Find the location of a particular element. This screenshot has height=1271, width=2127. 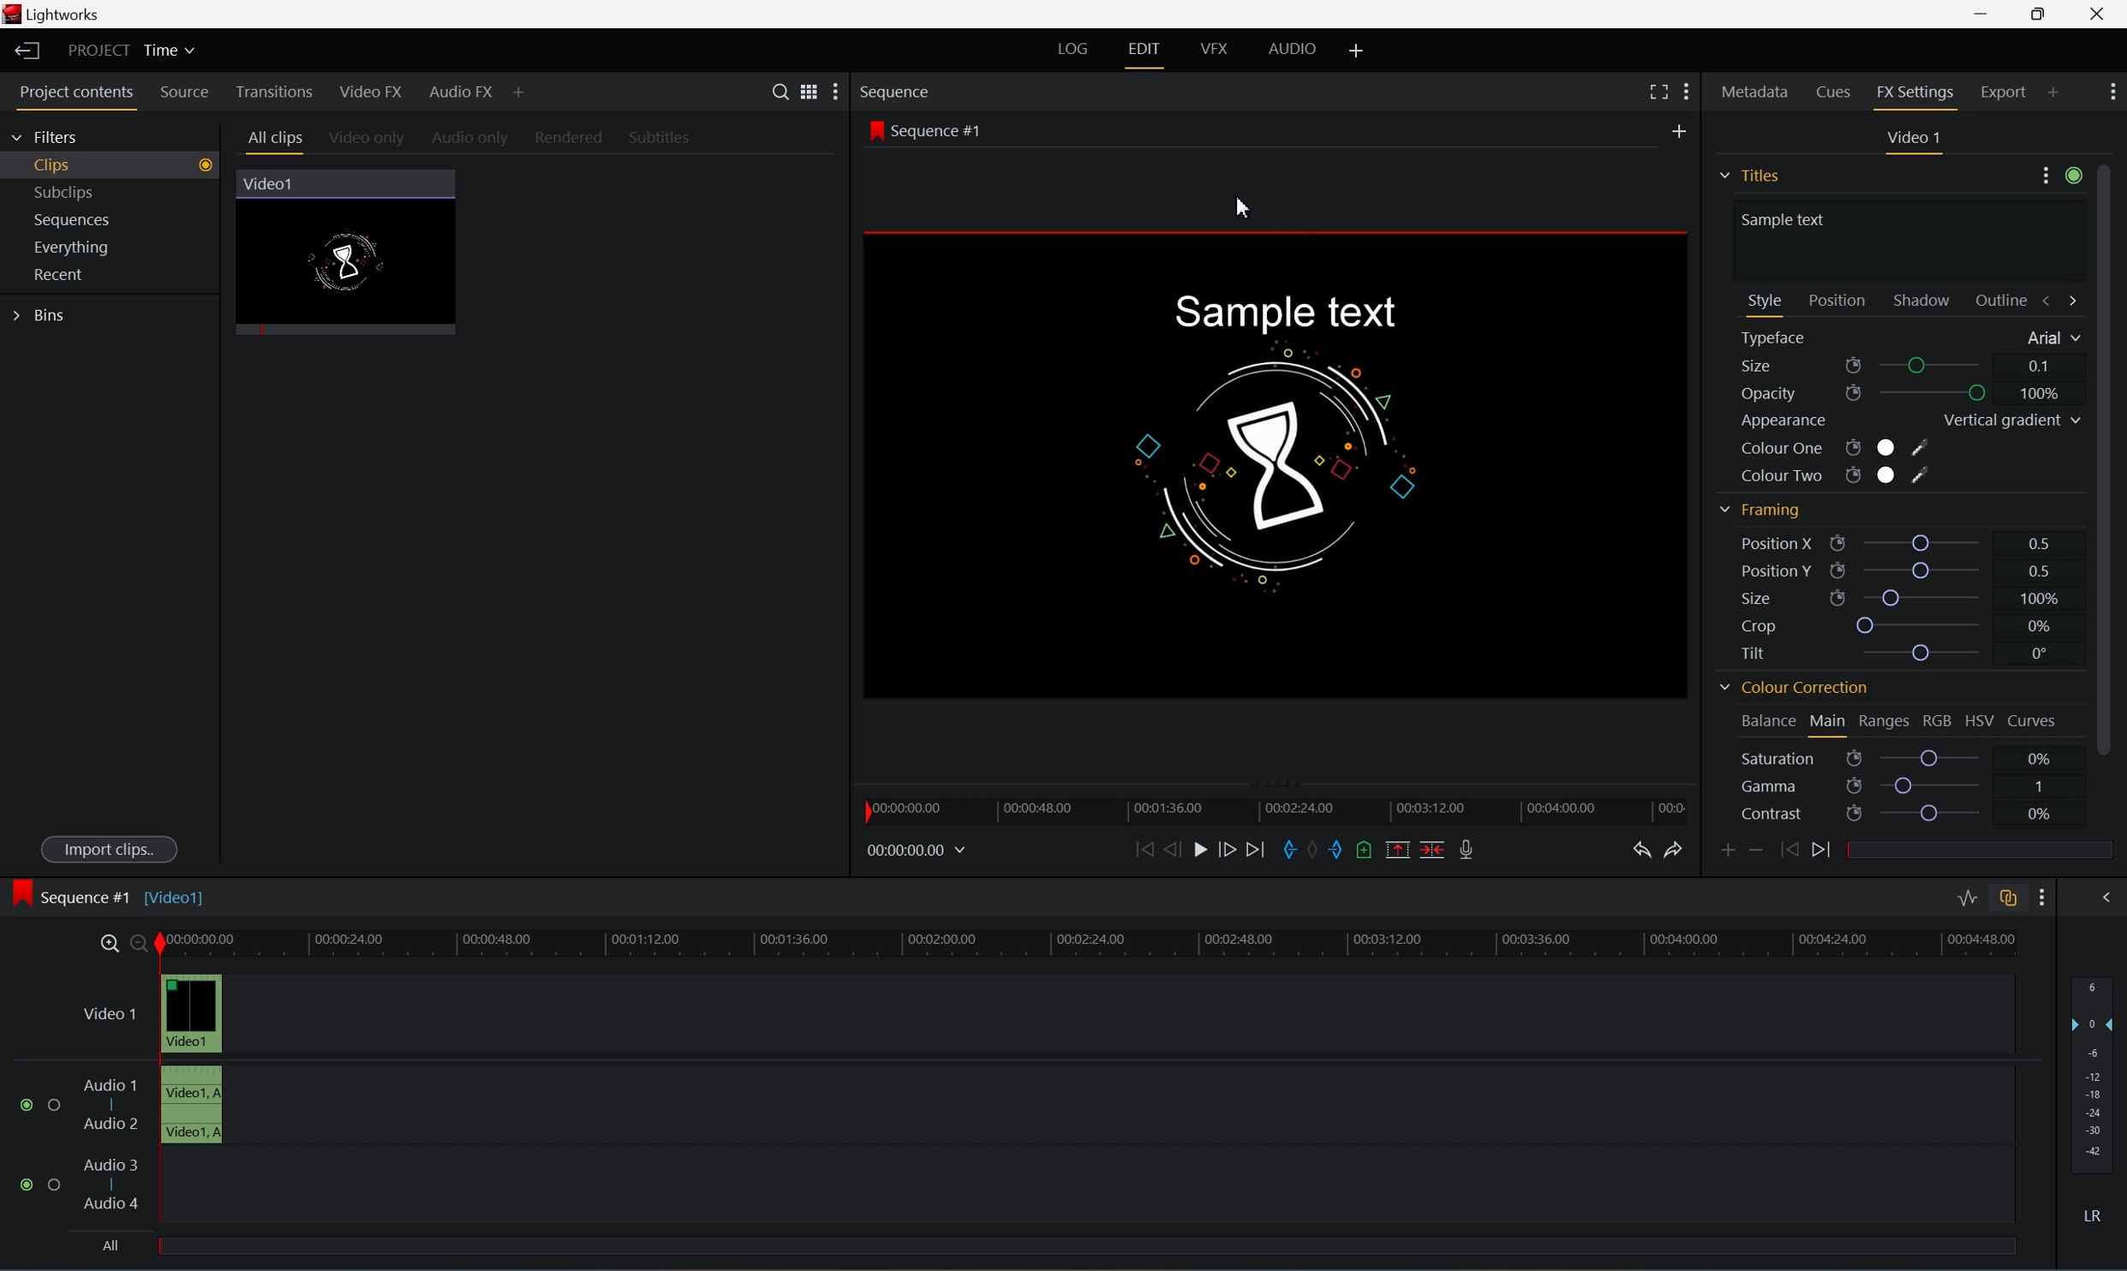

add an 'out' mark at the current position is located at coordinates (1342, 850).